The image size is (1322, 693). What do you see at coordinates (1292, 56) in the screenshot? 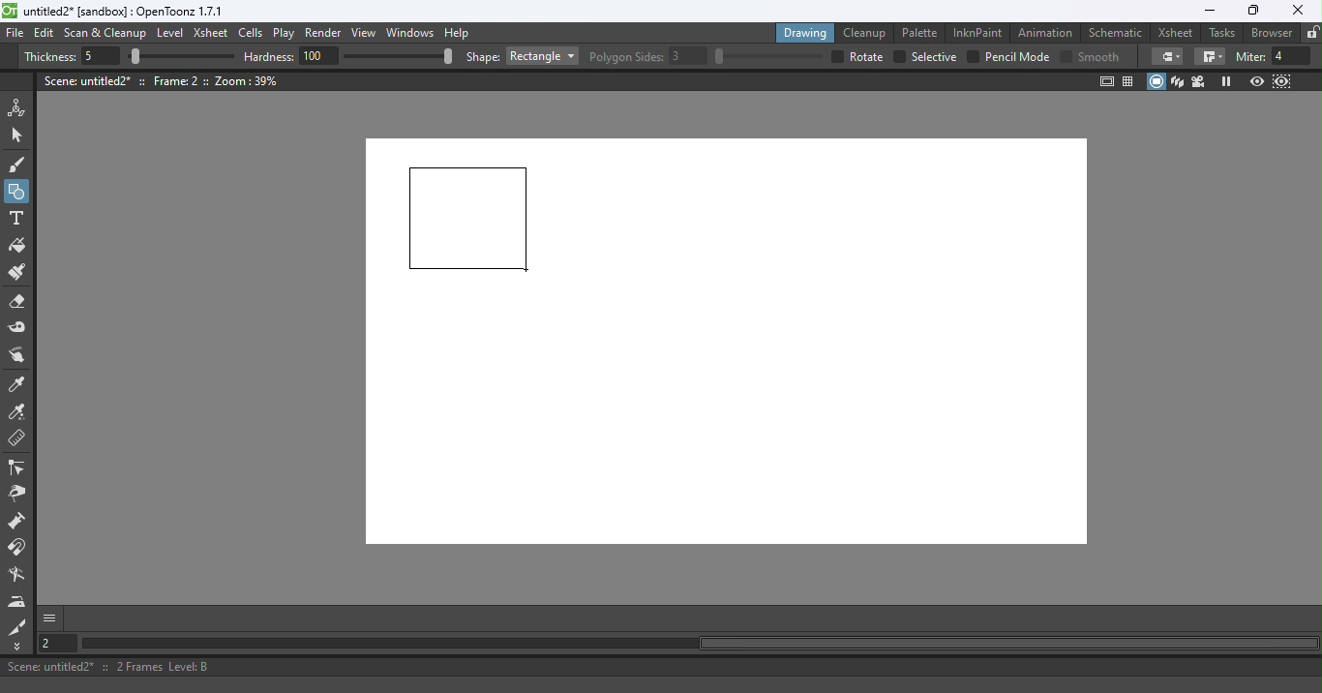
I see `4` at bounding box center [1292, 56].